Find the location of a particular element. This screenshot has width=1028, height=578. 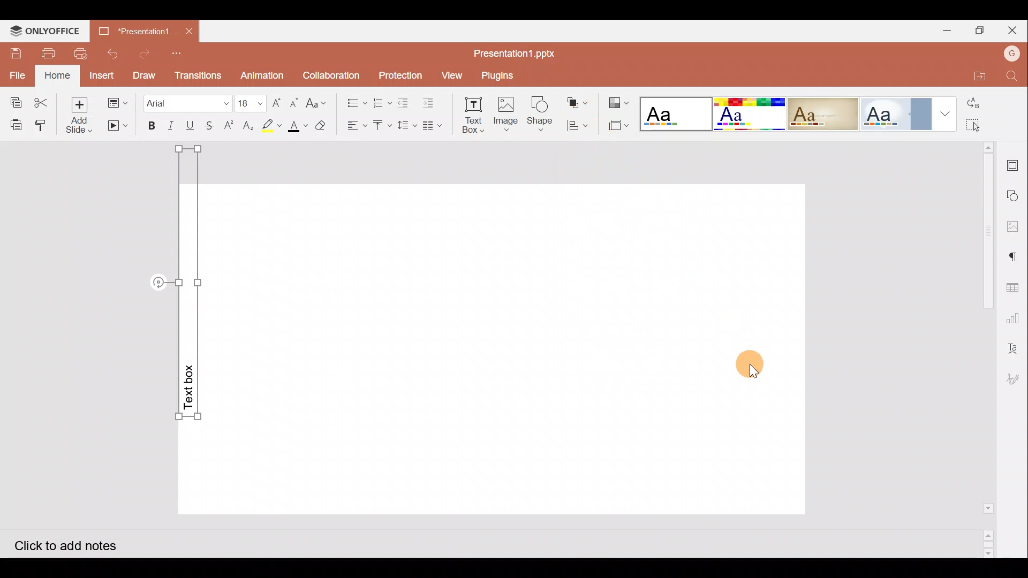

Image settings is located at coordinates (1016, 226).